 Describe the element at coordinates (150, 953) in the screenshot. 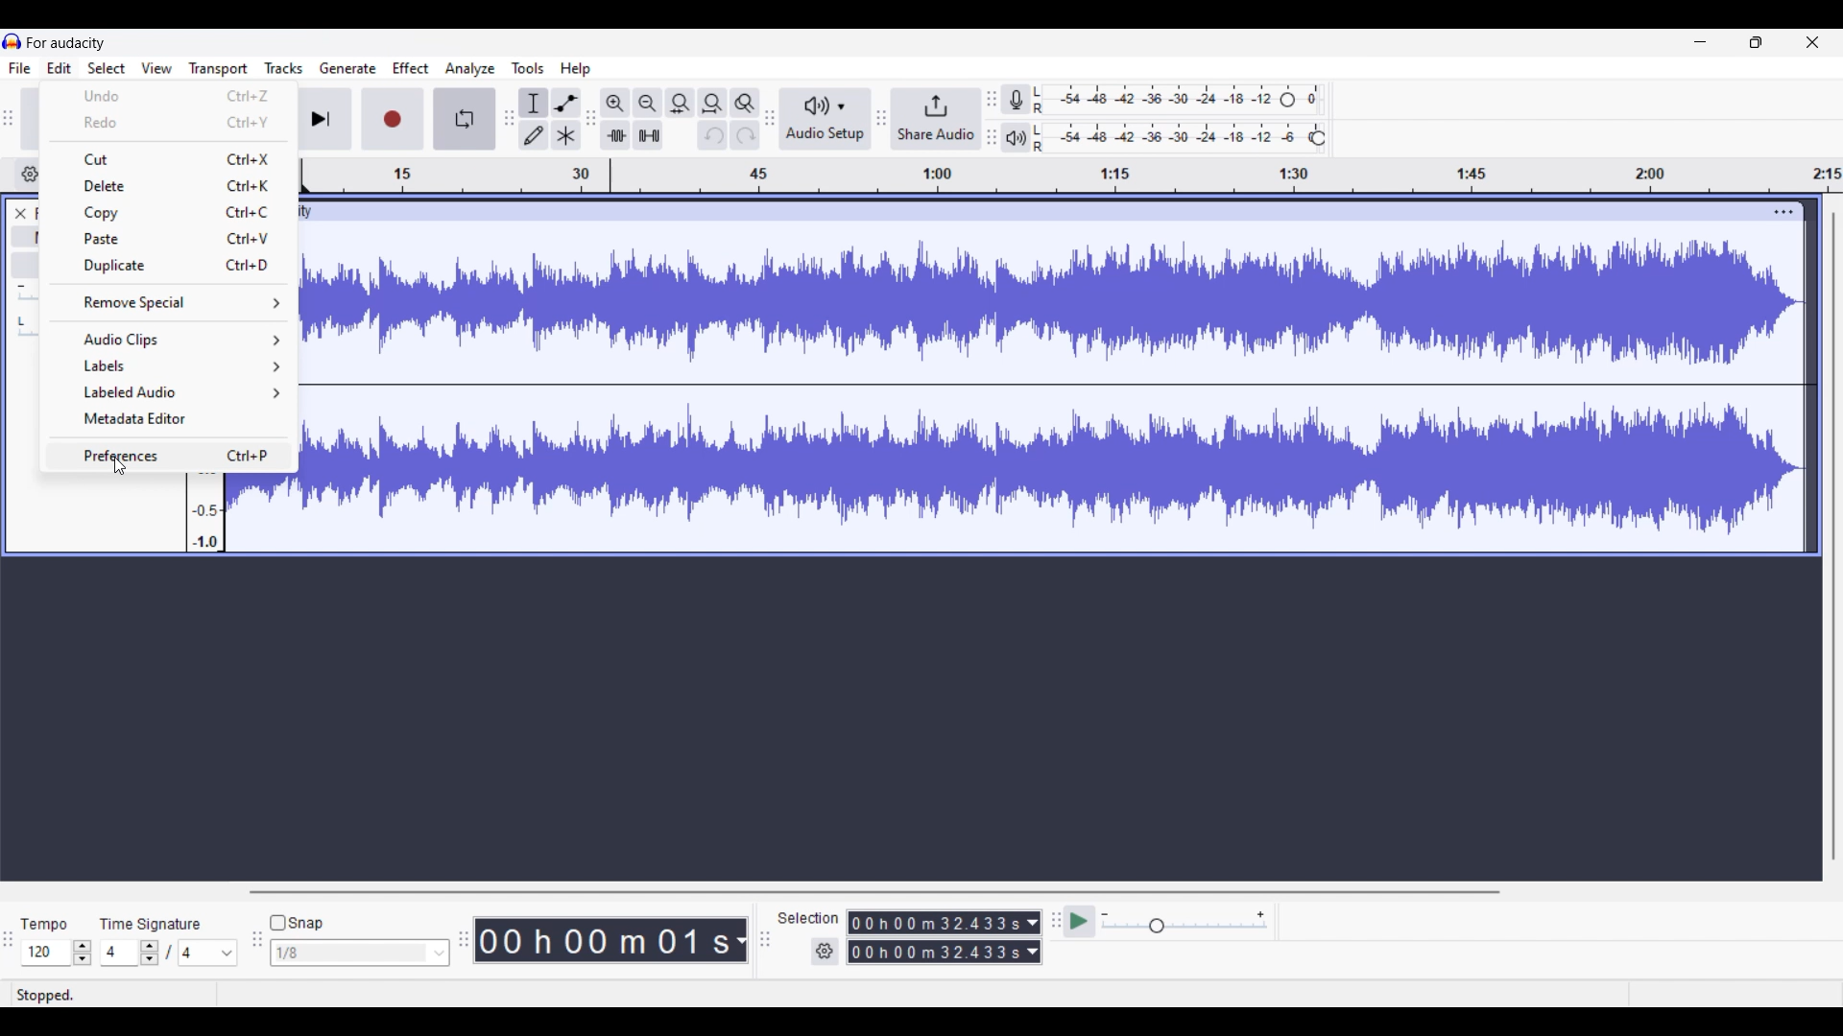

I see `Increase/Decrease number` at that location.